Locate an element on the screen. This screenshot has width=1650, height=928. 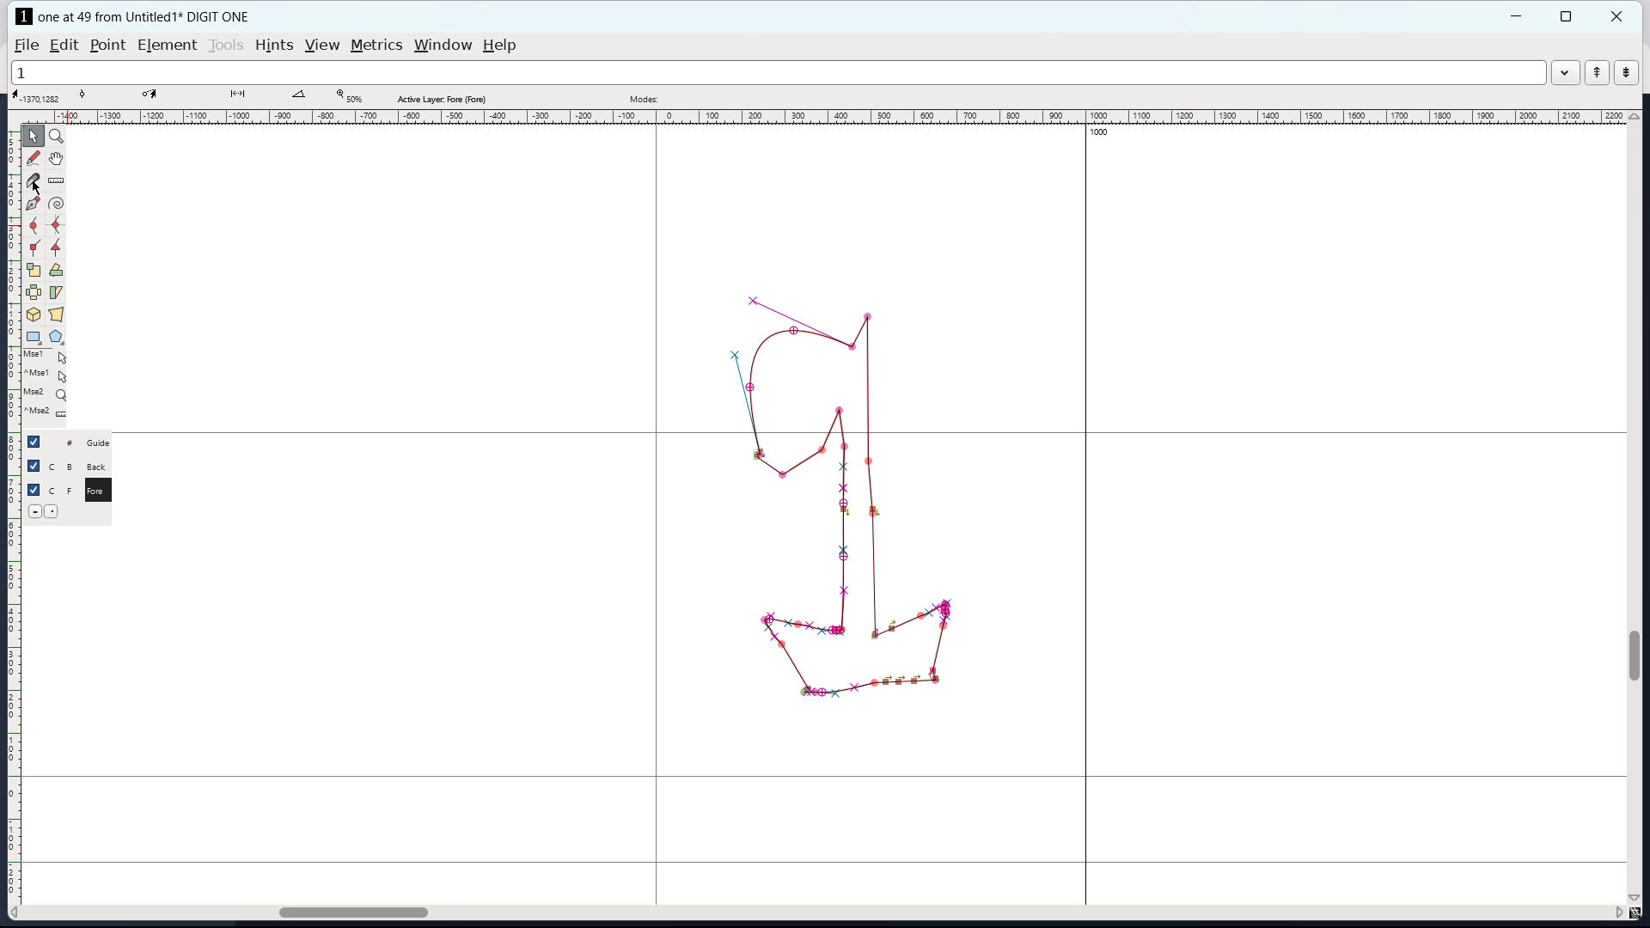
^mse1 is located at coordinates (47, 373).